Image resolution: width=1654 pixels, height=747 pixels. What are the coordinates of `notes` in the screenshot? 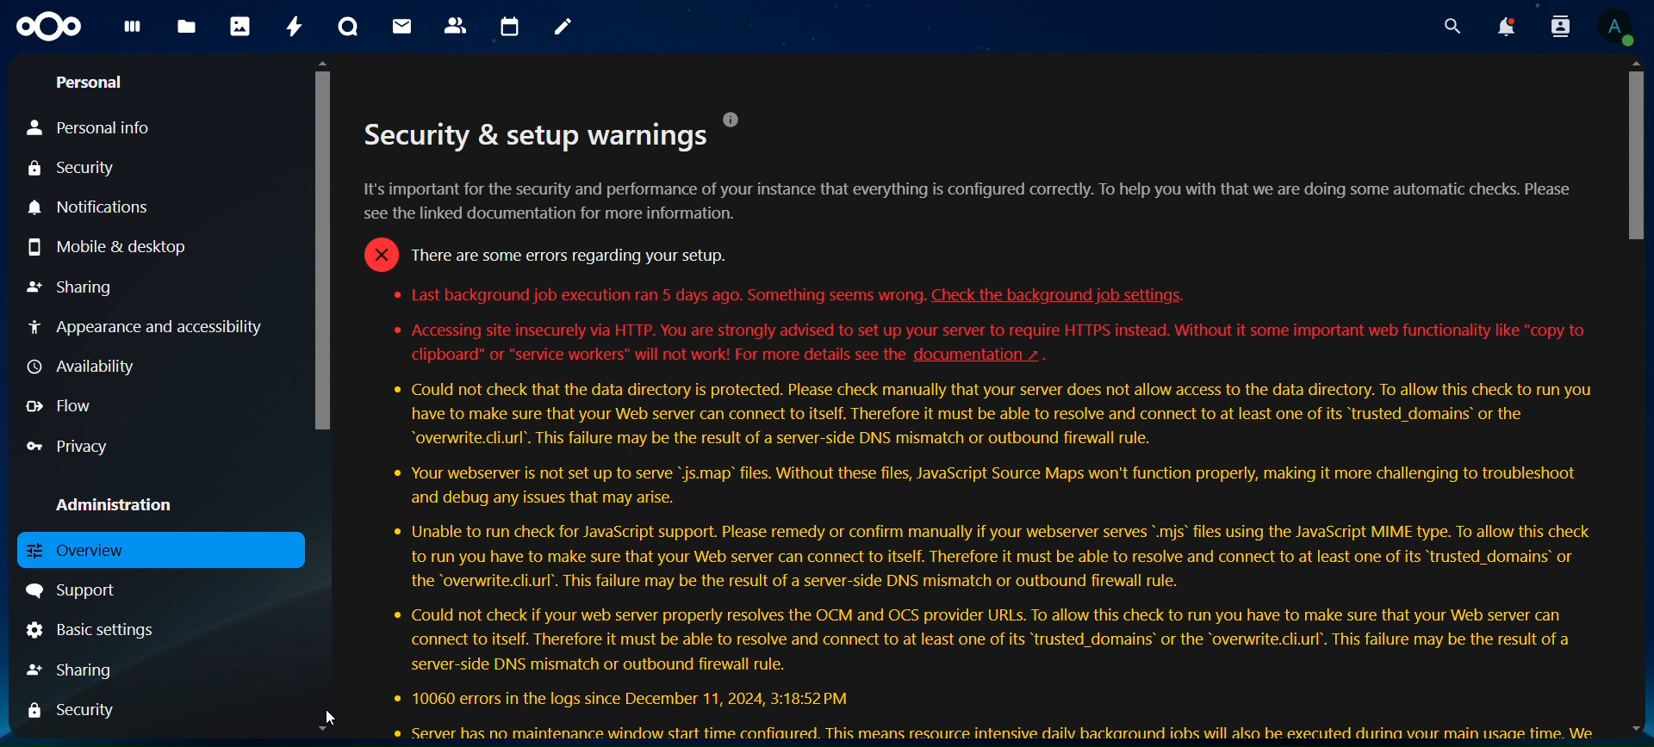 It's located at (567, 28).